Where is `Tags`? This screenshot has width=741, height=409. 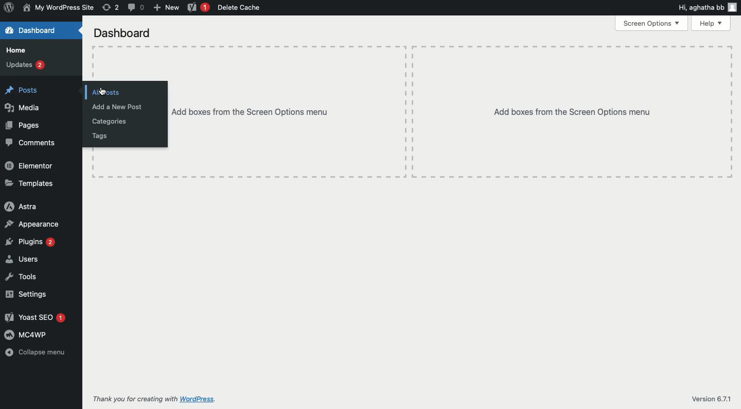
Tags is located at coordinates (100, 135).